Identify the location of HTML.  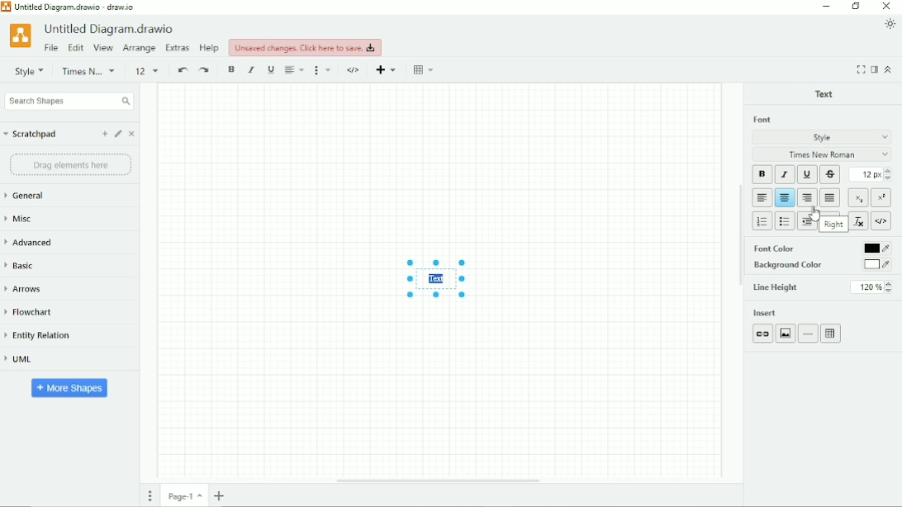
(354, 70).